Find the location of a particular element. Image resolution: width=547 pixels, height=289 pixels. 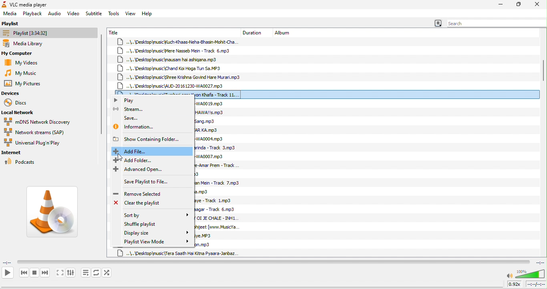

video is located at coordinates (73, 13).